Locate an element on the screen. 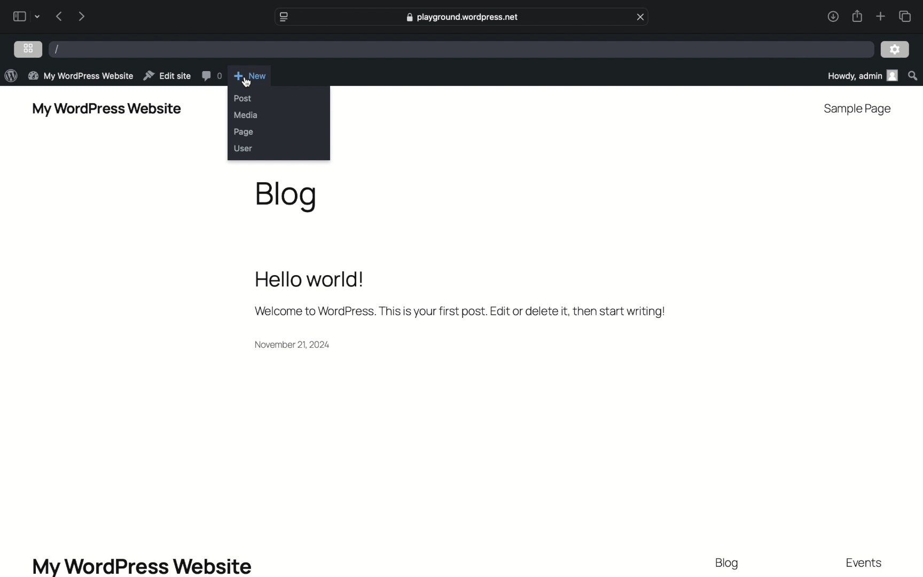  welcome message is located at coordinates (460, 311).